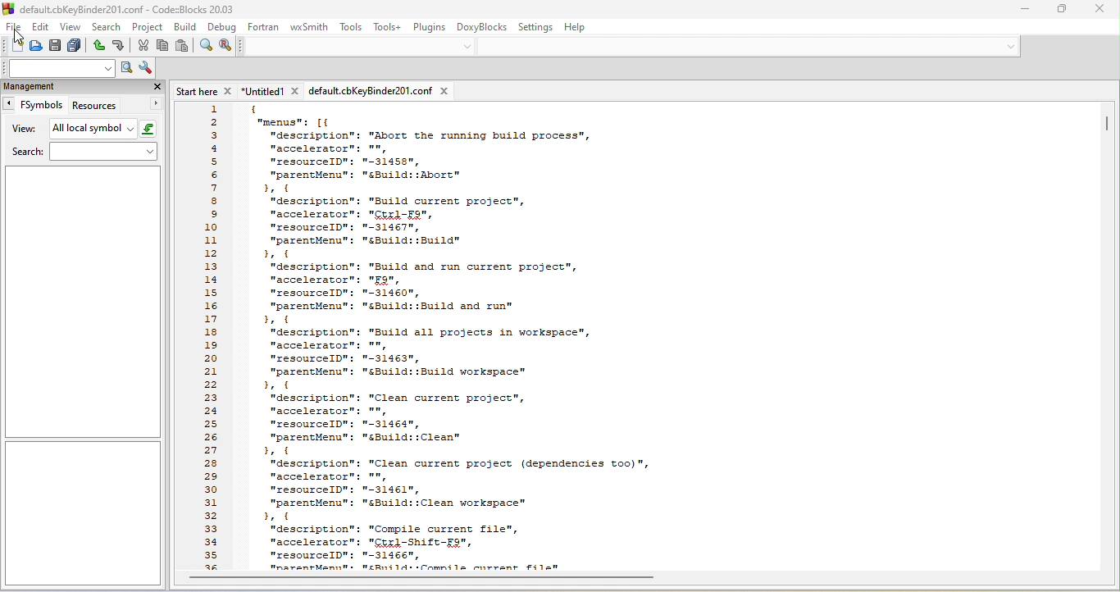 Image resolution: width=1120 pixels, height=592 pixels. What do you see at coordinates (467, 48) in the screenshot?
I see `down` at bounding box center [467, 48].